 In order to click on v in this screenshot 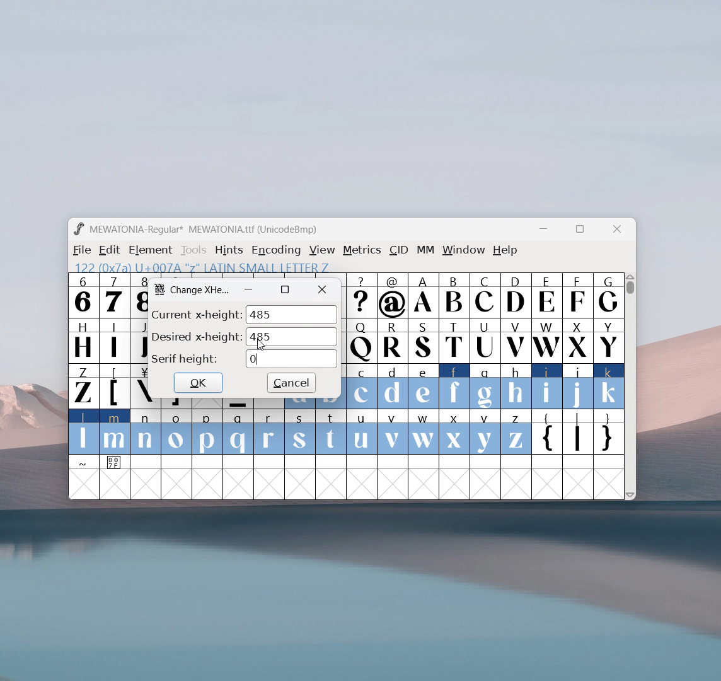, I will do `click(392, 431)`.